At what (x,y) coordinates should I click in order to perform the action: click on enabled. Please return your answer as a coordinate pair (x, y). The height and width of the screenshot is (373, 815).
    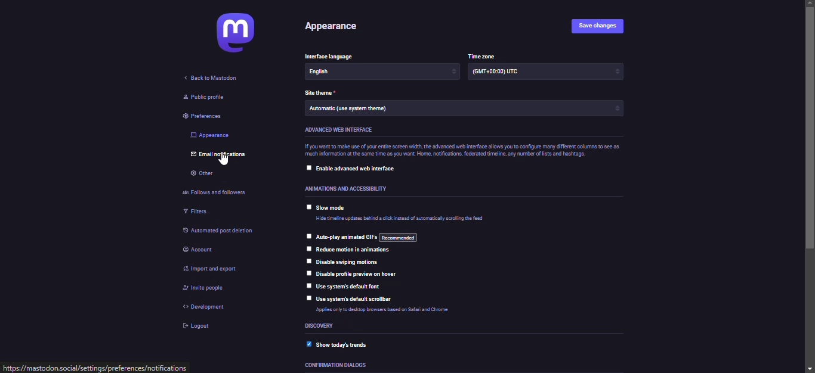
    Looking at the image, I should click on (306, 344).